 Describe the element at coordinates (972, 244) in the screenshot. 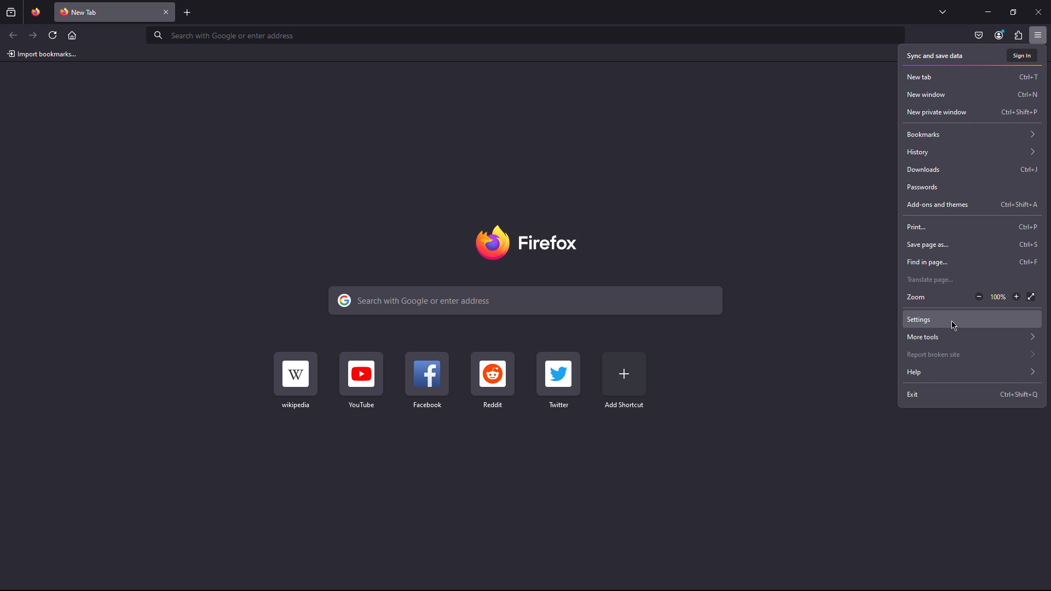

I see `Save page as` at that location.